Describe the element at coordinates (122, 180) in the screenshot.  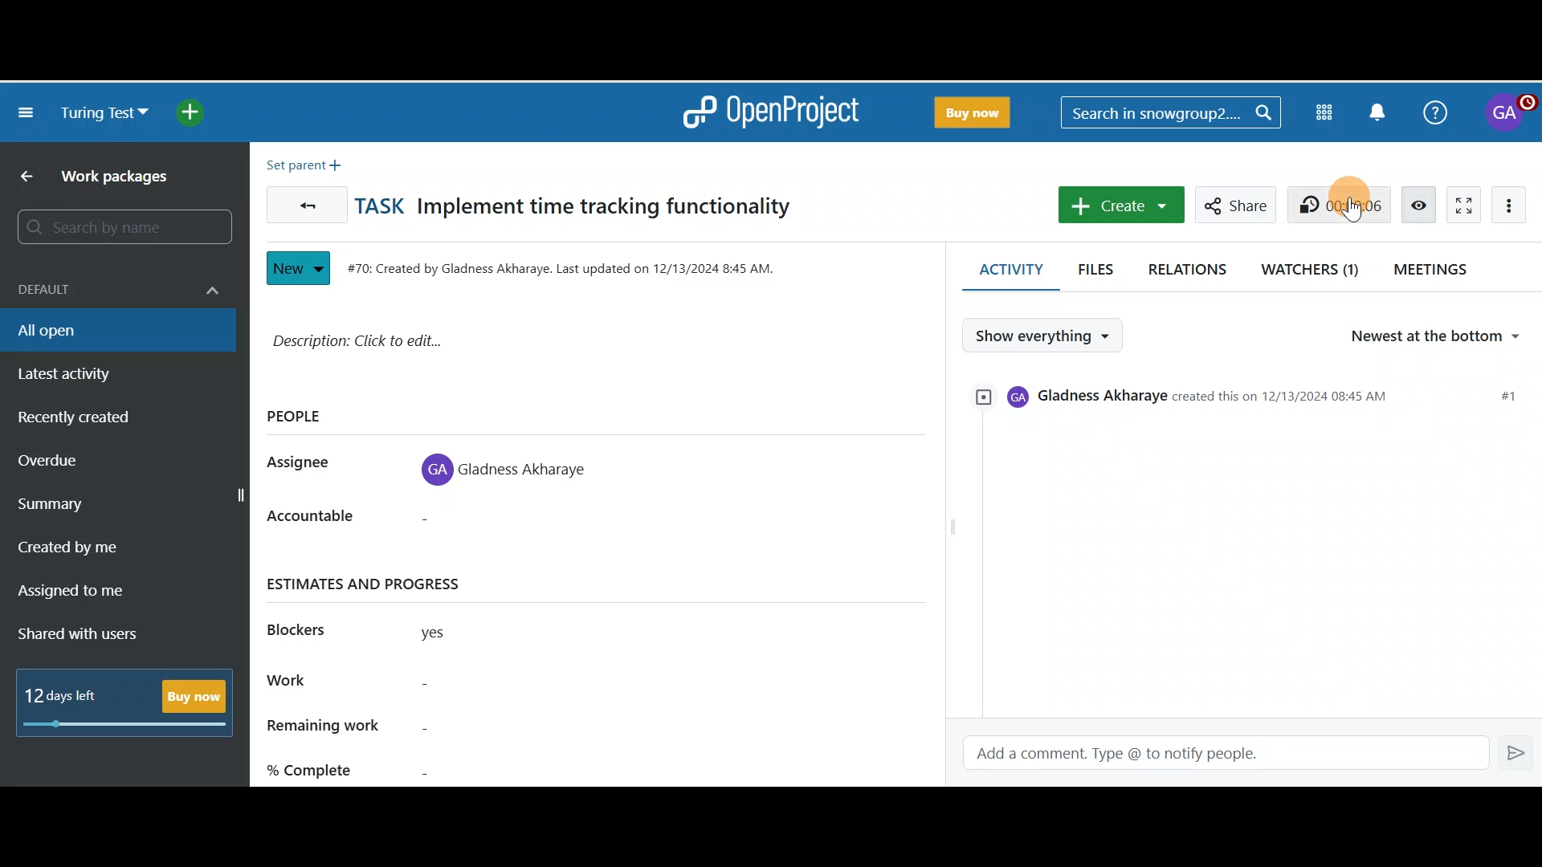
I see `Work packages` at that location.